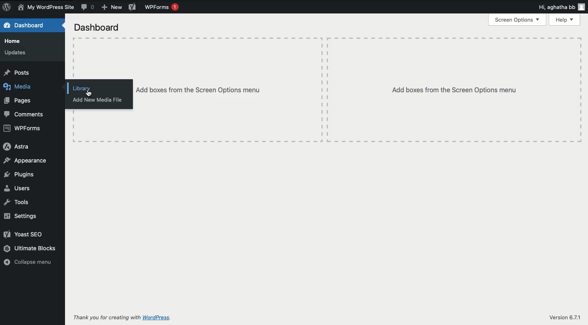  What do you see at coordinates (88, 7) in the screenshot?
I see `Comments` at bounding box center [88, 7].